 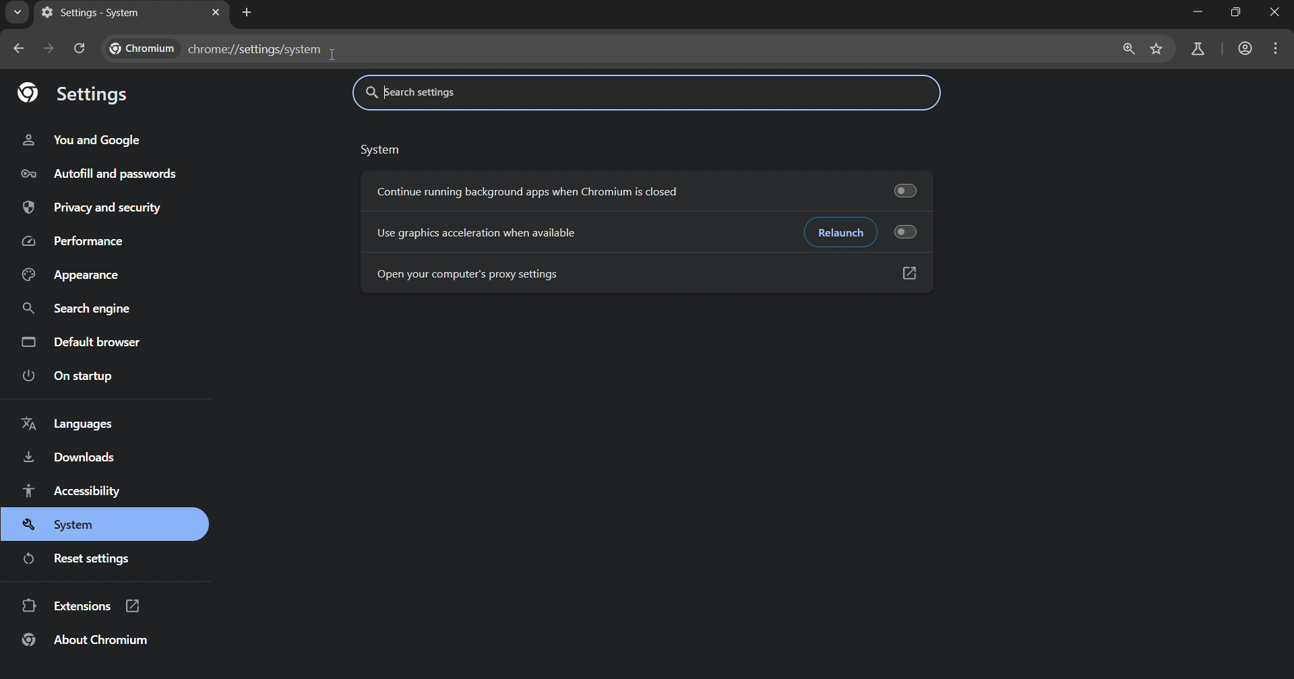 What do you see at coordinates (76, 309) in the screenshot?
I see `search engine` at bounding box center [76, 309].